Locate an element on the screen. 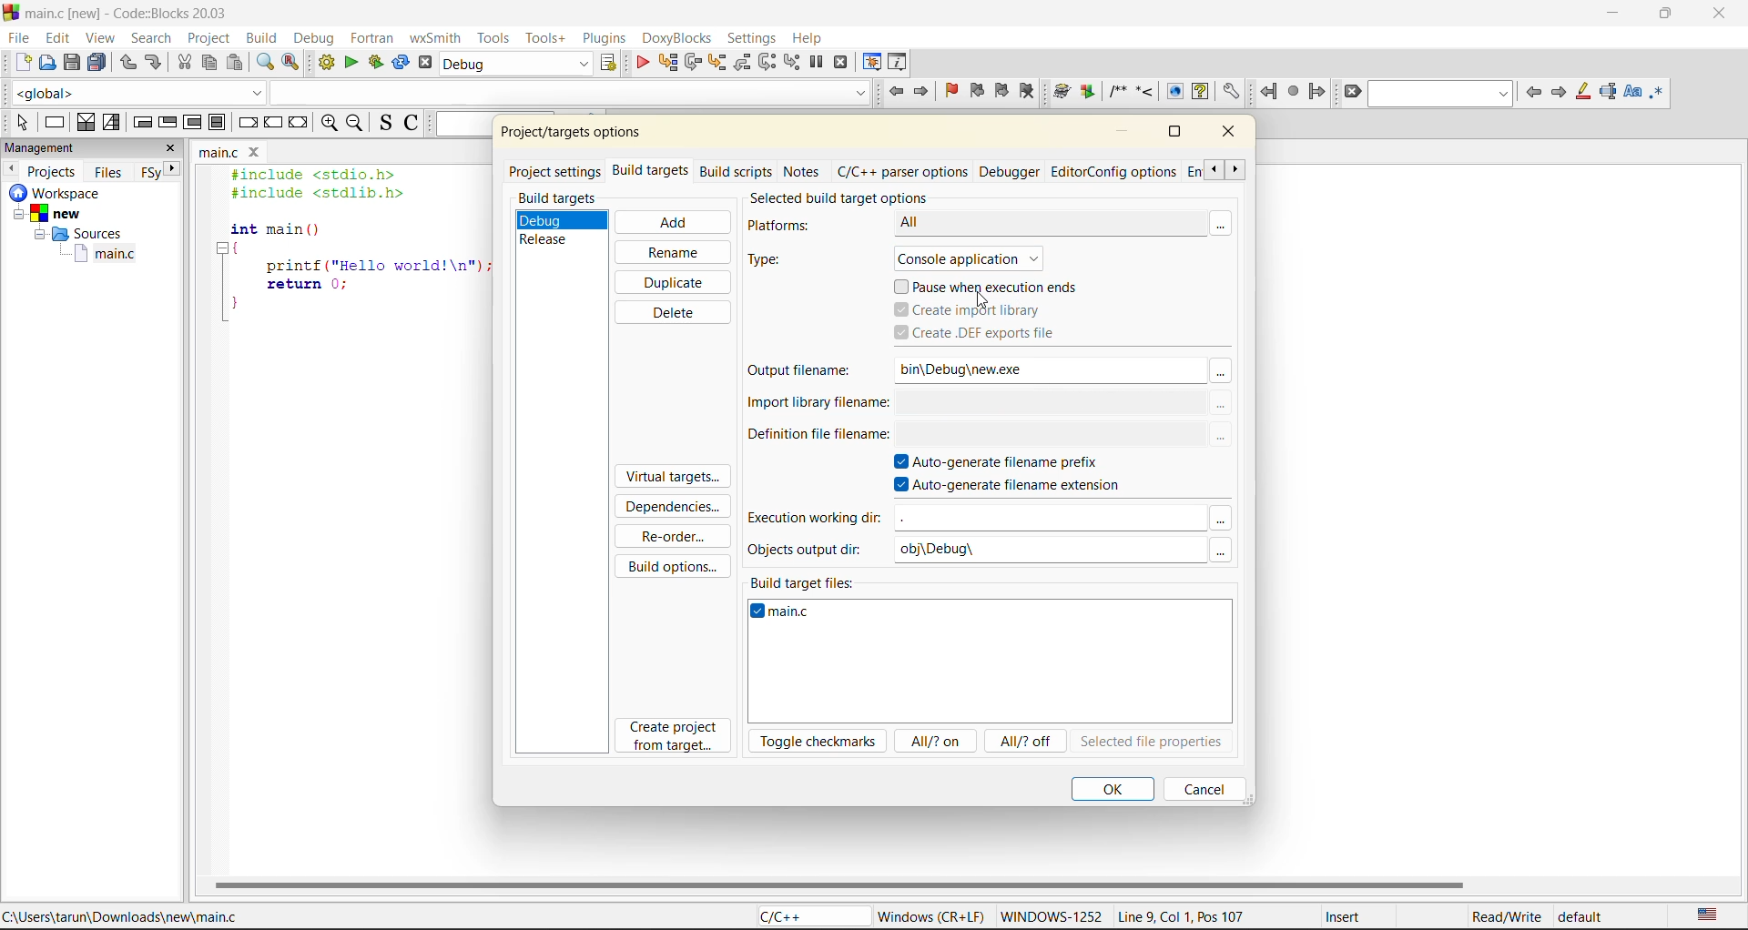 This screenshot has width=1748, height=930. previous is located at coordinates (1534, 94).